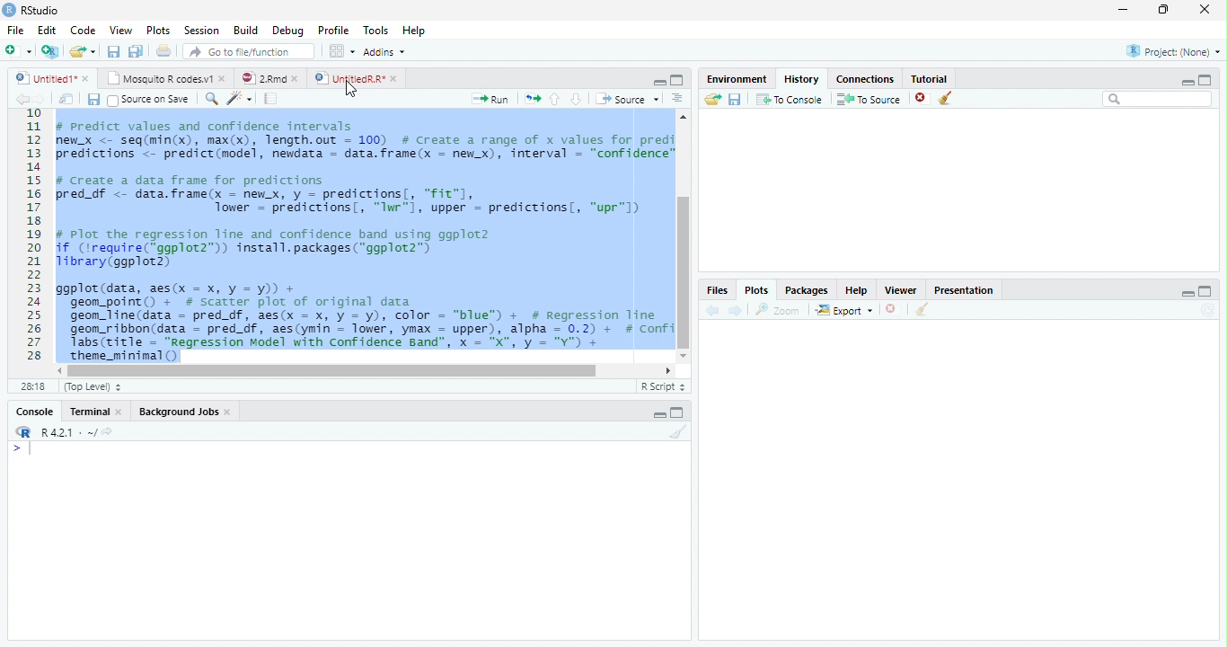  What do you see at coordinates (663, 386) in the screenshot?
I see `R script` at bounding box center [663, 386].